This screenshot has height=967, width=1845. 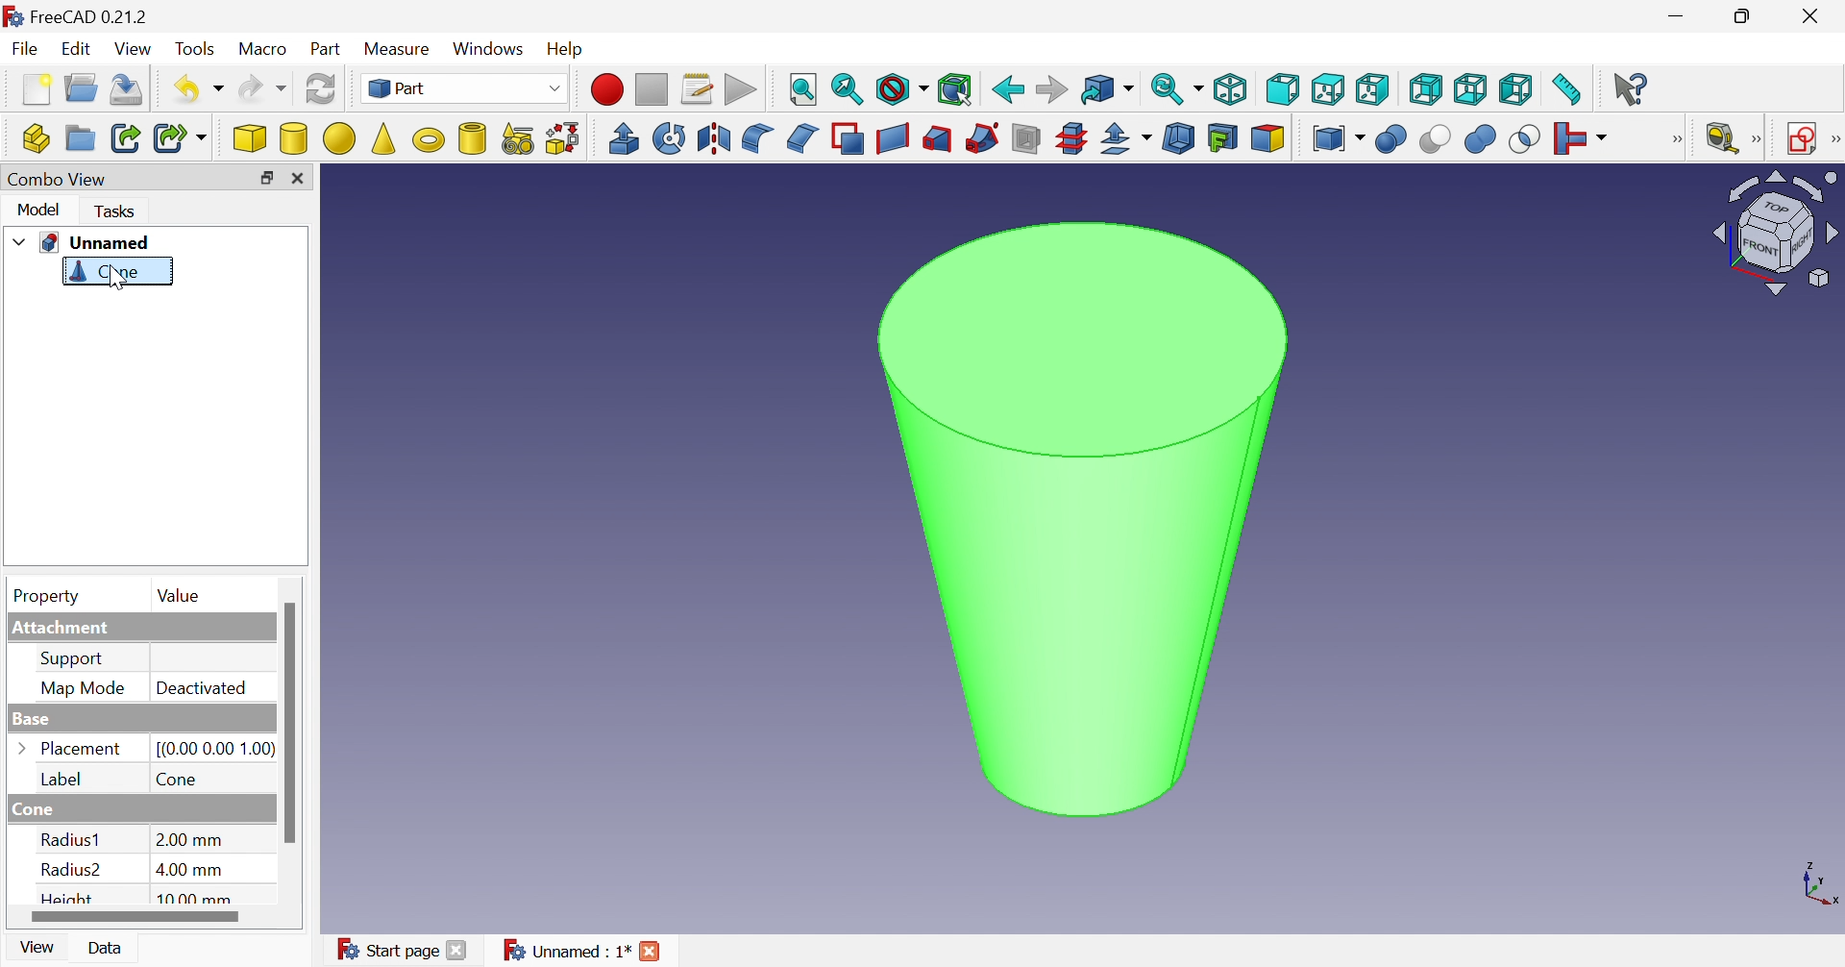 I want to click on Extrude, so click(x=625, y=138).